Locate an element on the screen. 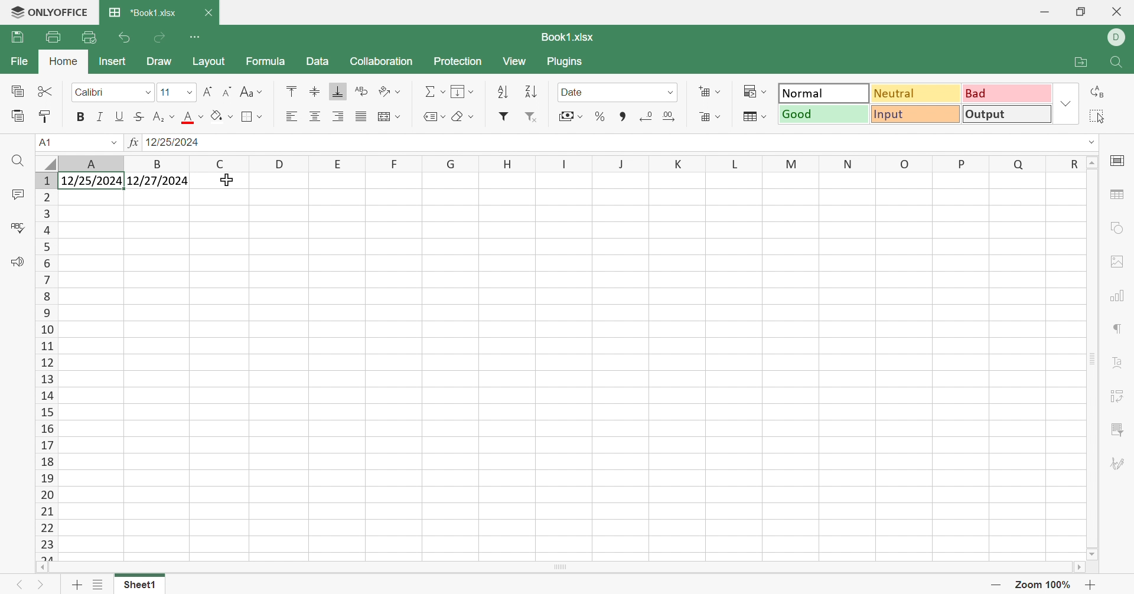 The width and height of the screenshot is (1134, 594). Next is located at coordinates (41, 583).